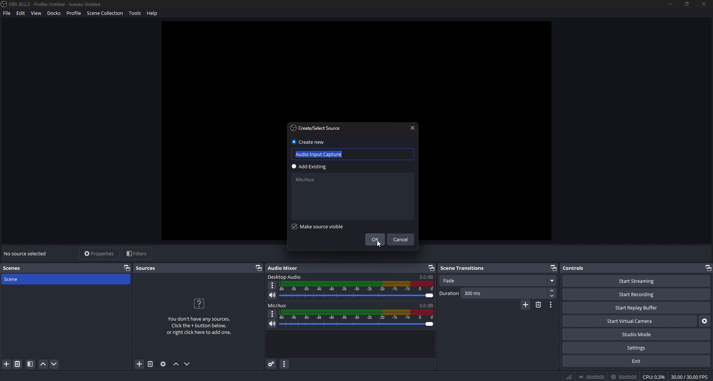  Describe the element at coordinates (43, 365) in the screenshot. I see `move scene up` at that location.